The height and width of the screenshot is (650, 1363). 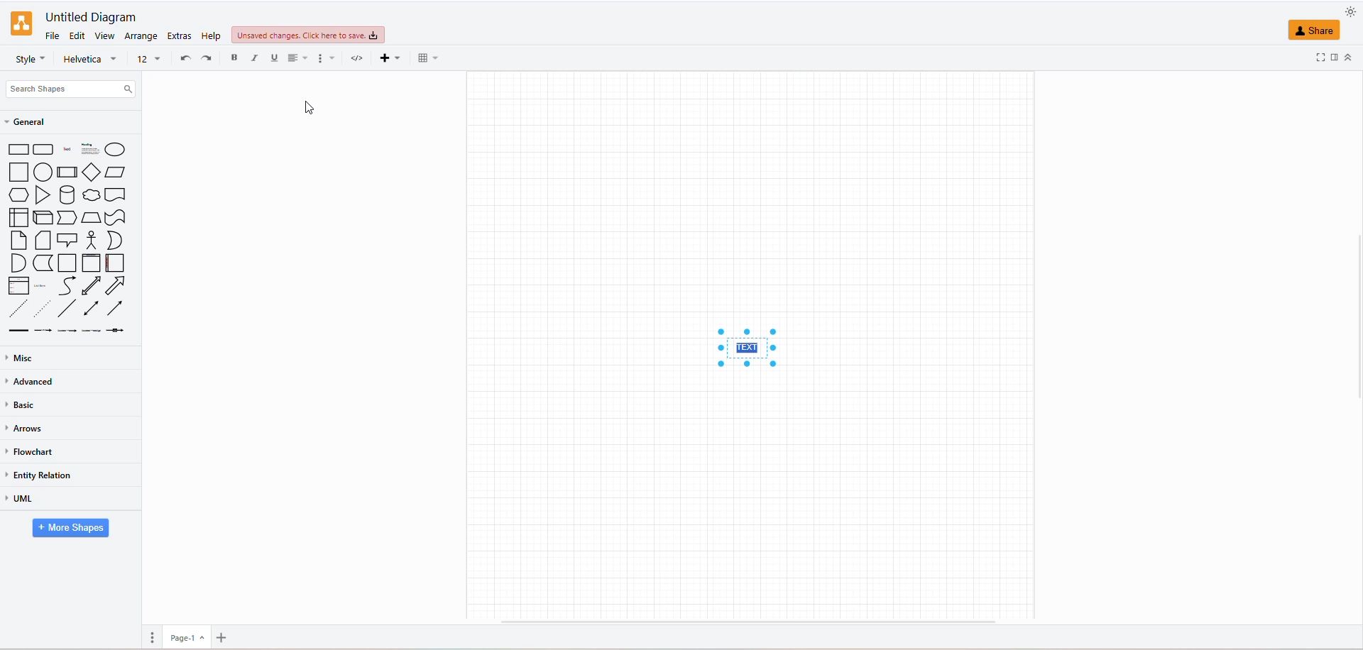 I want to click on arrows, so click(x=28, y=429).